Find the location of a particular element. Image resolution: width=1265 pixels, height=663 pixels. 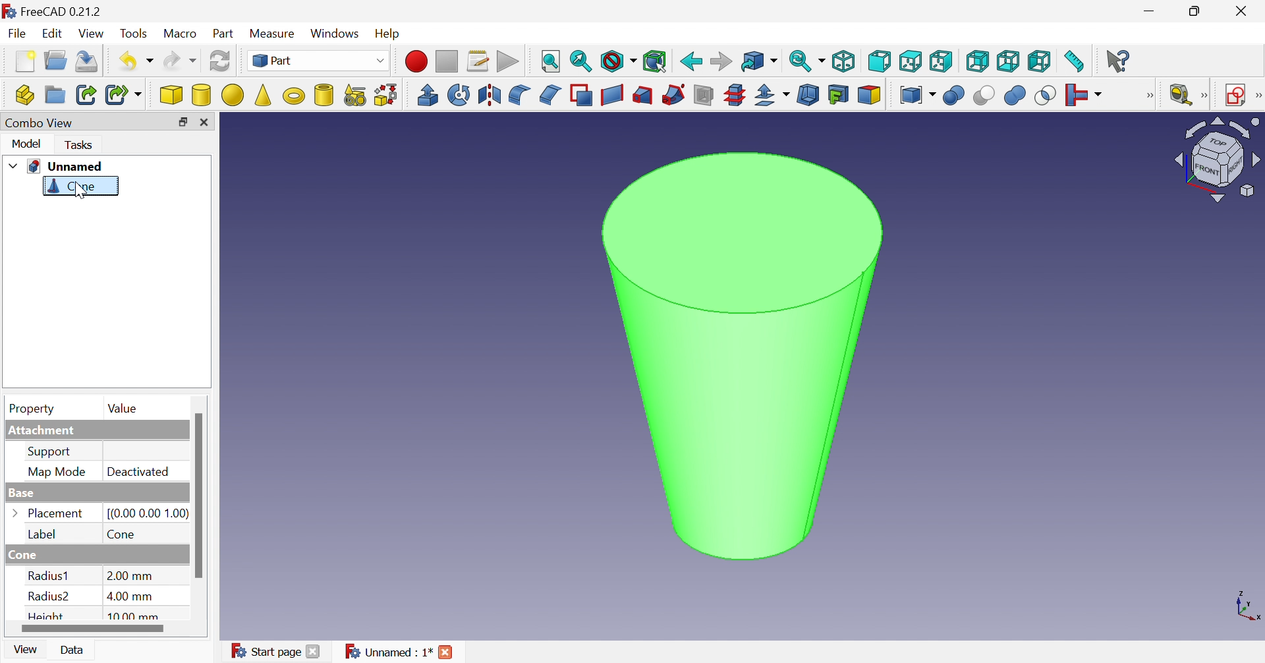

[Sketcher] is located at coordinates (1257, 97).